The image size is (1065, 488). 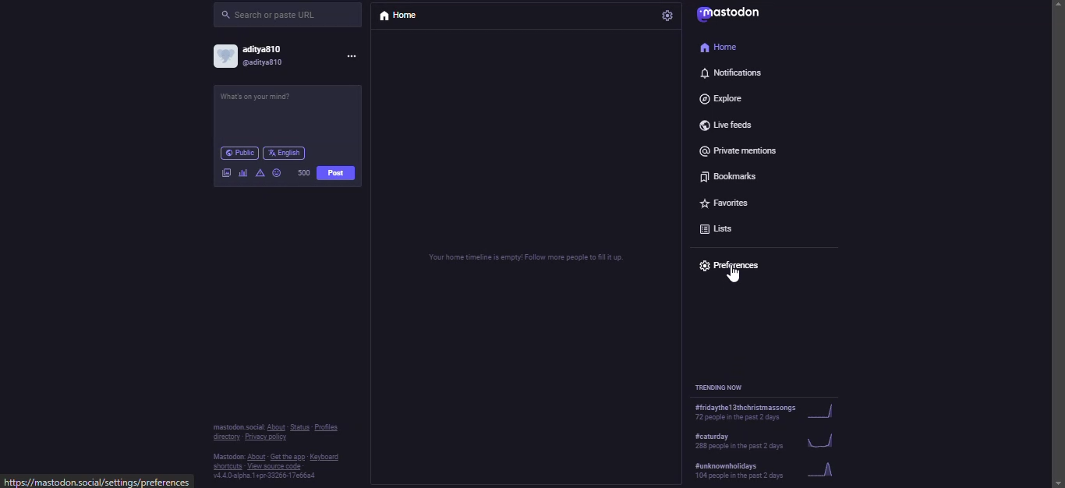 What do you see at coordinates (740, 150) in the screenshot?
I see `private mentions` at bounding box center [740, 150].